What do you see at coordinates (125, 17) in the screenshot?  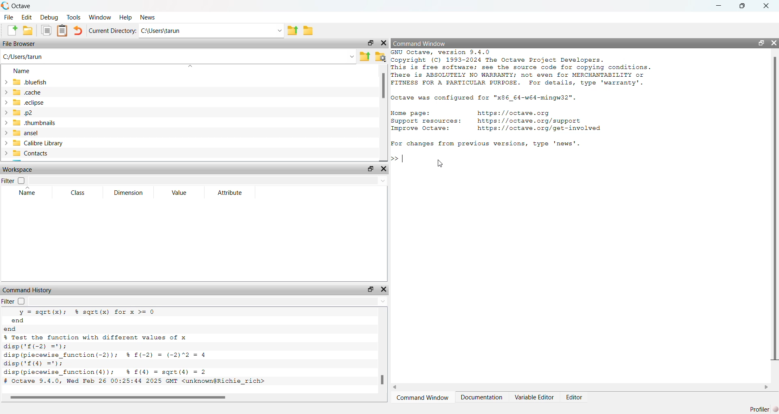 I see `Help` at bounding box center [125, 17].